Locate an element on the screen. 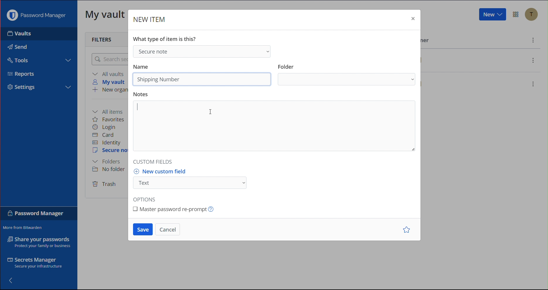  Trash is located at coordinates (105, 184).